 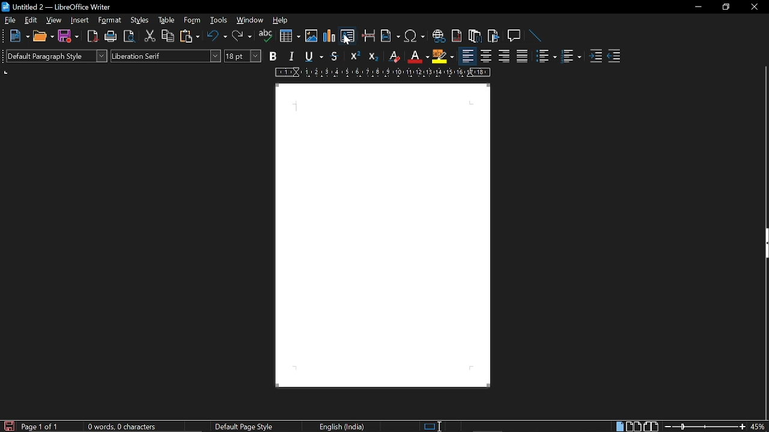 I want to click on insert line, so click(x=532, y=35).